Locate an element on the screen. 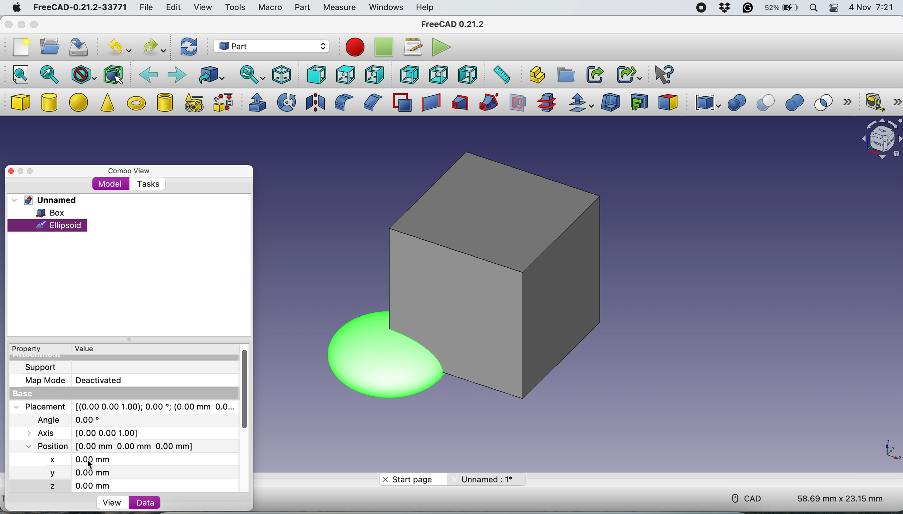 This screenshot has height=514, width=903. 4 Nov 7:21 is located at coordinates (873, 9).